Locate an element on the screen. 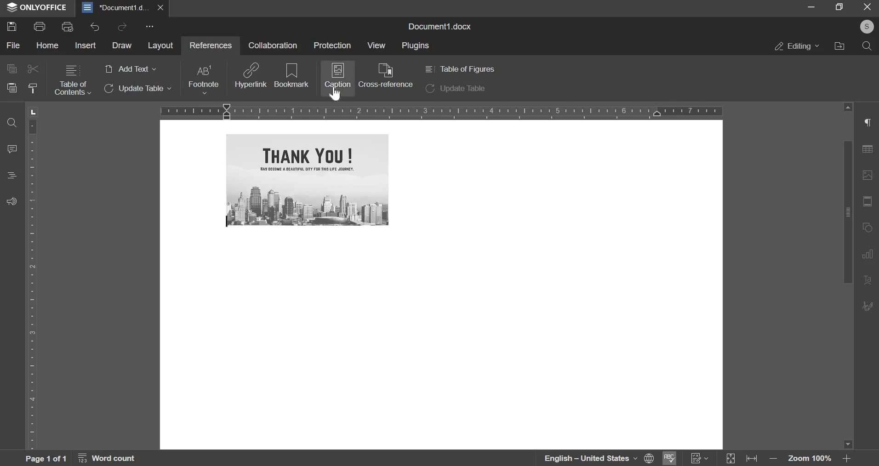 The width and height of the screenshot is (879, 466). footnote is located at coordinates (203, 80).